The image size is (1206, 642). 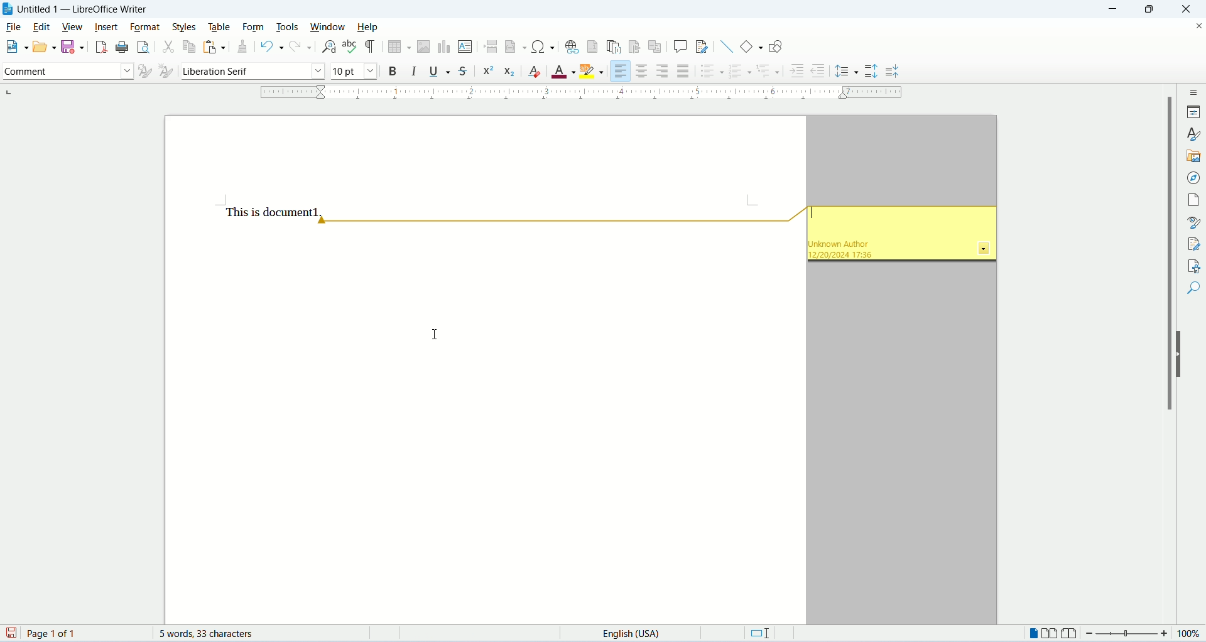 What do you see at coordinates (847, 70) in the screenshot?
I see `set line spacing` at bounding box center [847, 70].